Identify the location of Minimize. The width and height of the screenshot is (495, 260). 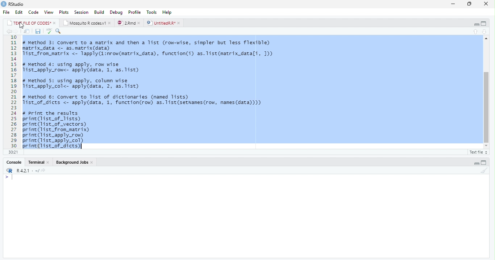
(453, 4).